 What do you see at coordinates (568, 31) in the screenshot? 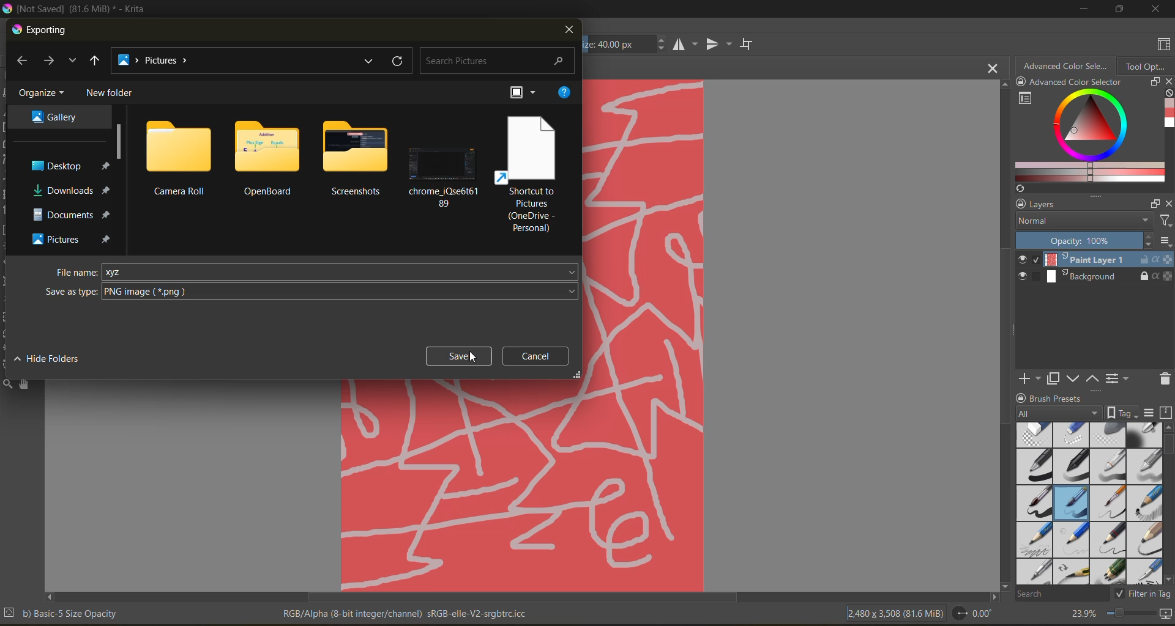
I see `close` at bounding box center [568, 31].